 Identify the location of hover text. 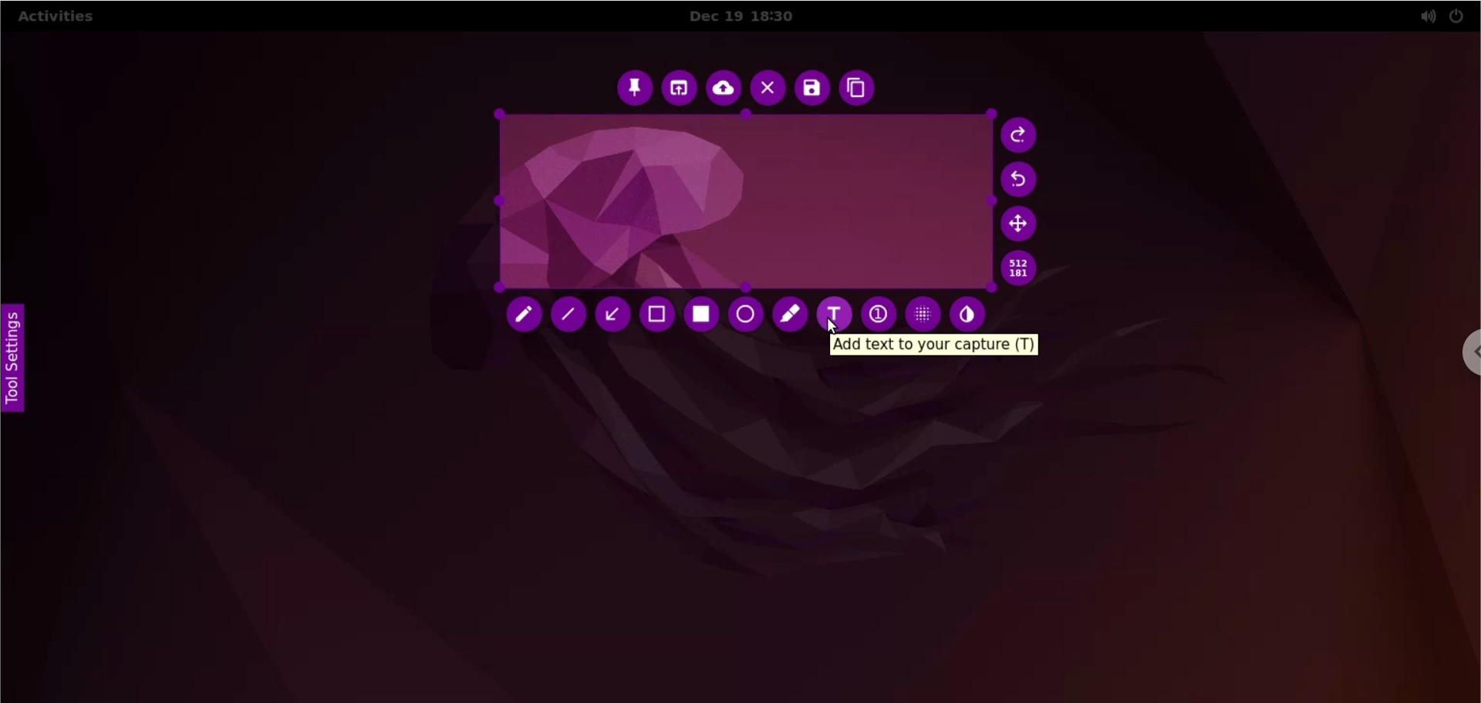
(938, 346).